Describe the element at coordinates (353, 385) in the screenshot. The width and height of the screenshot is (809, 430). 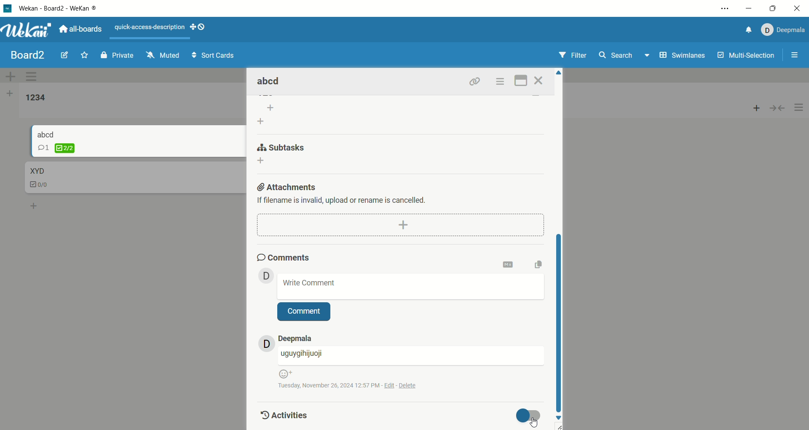
I see `time and date` at that location.